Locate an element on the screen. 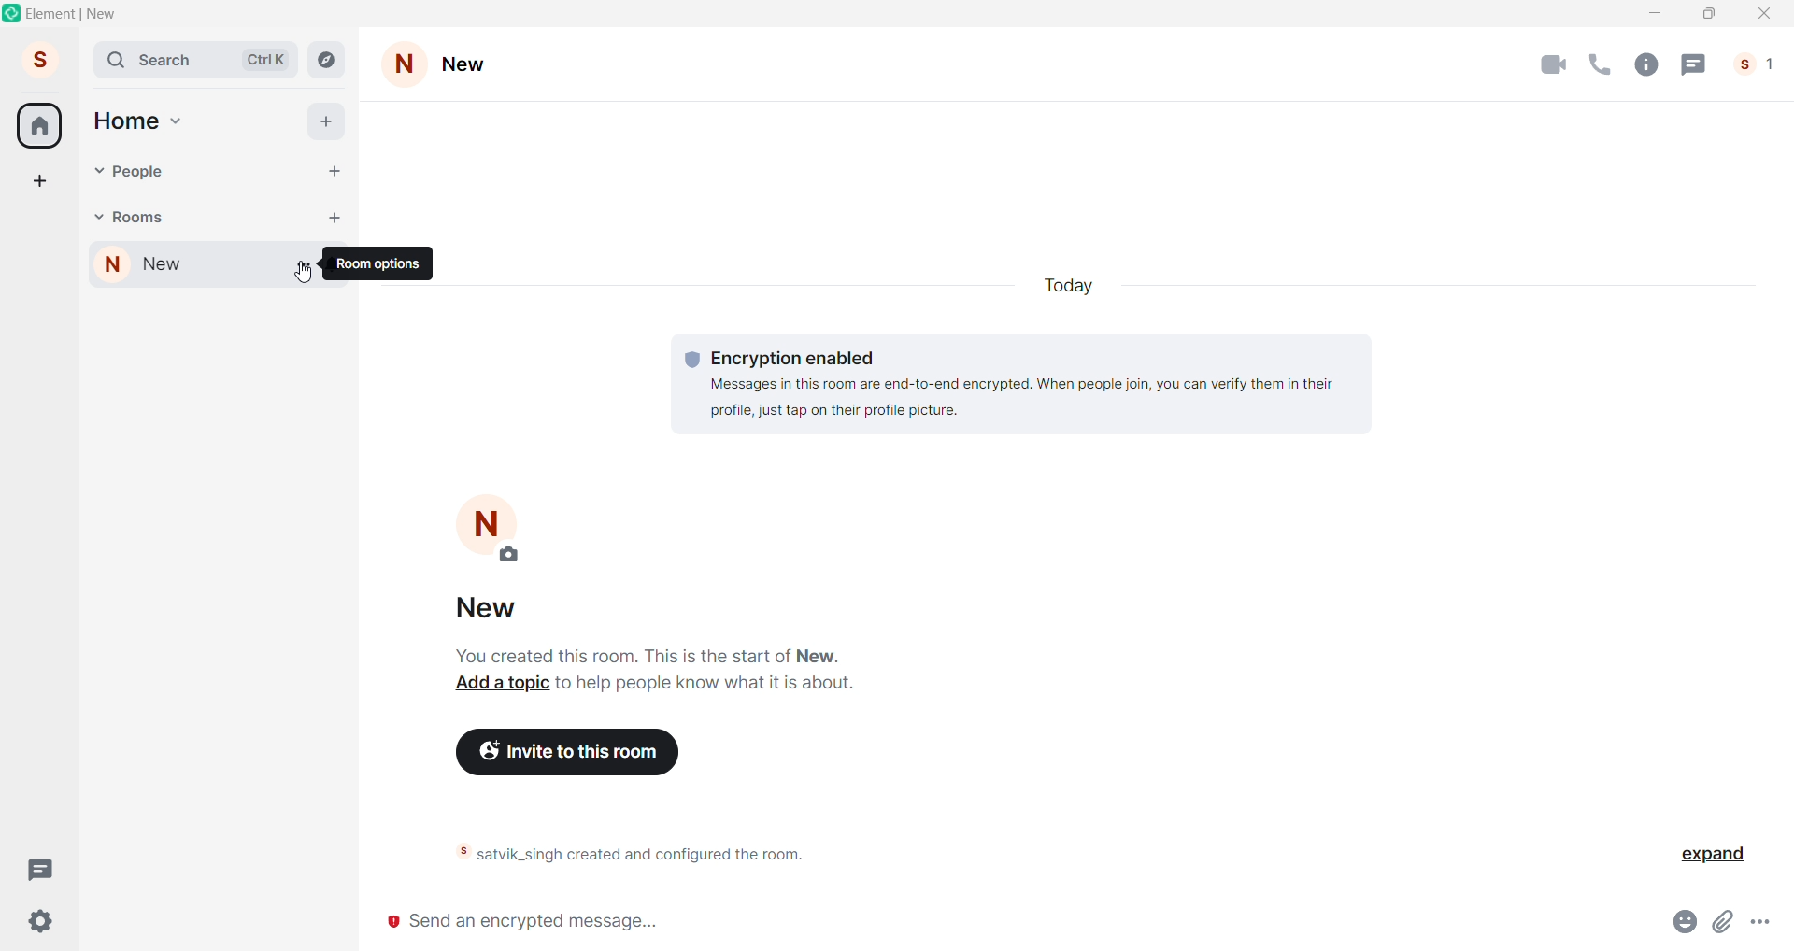  People is located at coordinates (140, 172).